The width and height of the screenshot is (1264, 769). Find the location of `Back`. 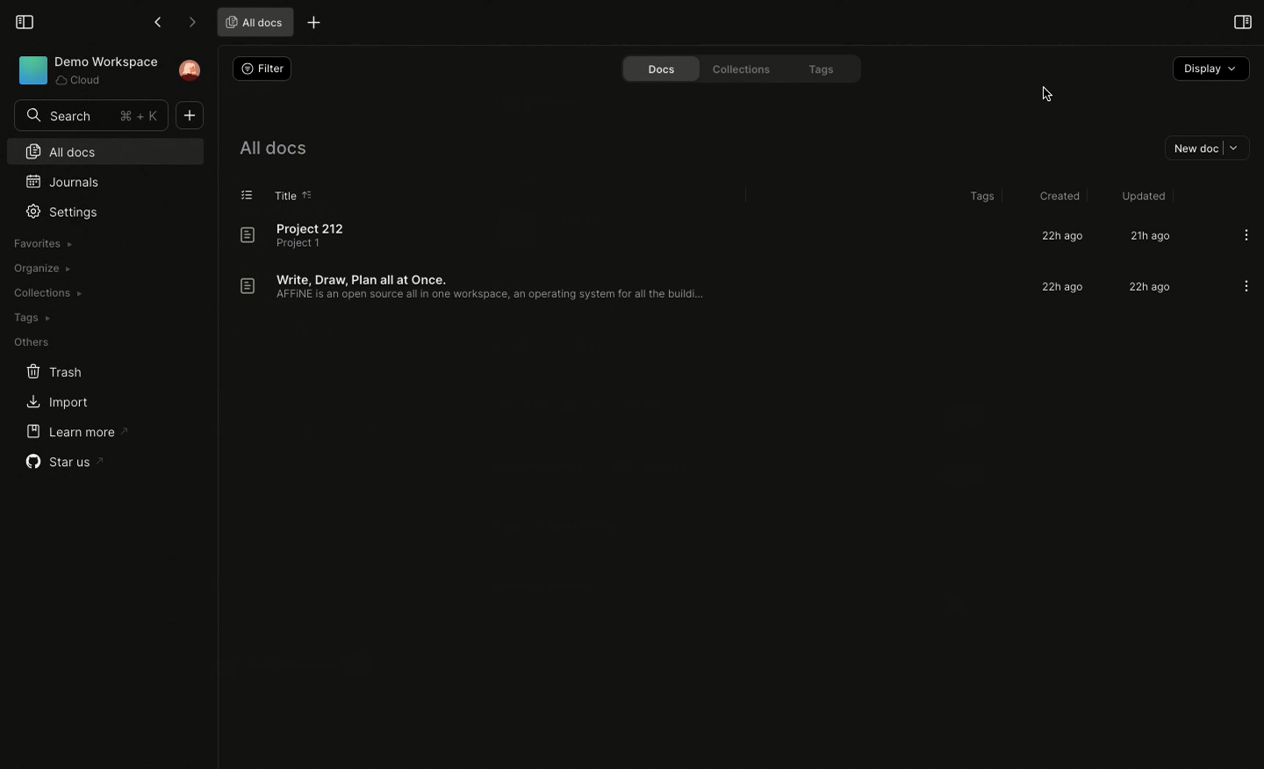

Back is located at coordinates (157, 22).